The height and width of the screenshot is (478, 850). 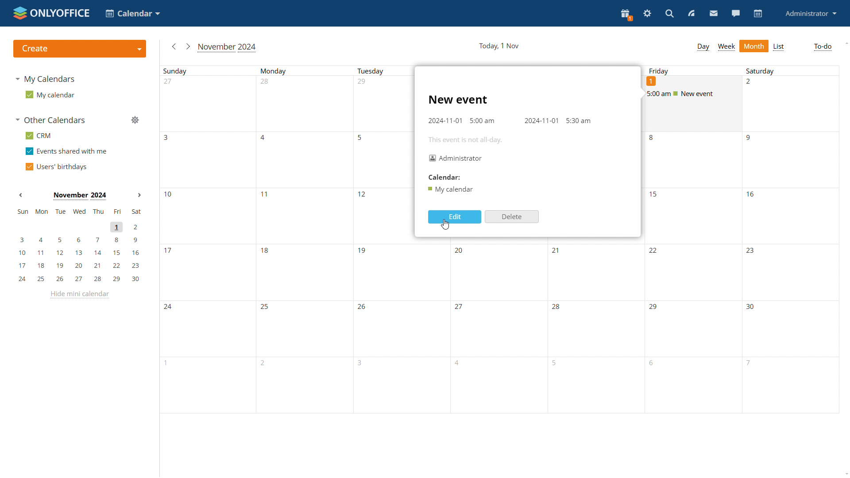 What do you see at coordinates (79, 195) in the screenshot?
I see `Month on display` at bounding box center [79, 195].